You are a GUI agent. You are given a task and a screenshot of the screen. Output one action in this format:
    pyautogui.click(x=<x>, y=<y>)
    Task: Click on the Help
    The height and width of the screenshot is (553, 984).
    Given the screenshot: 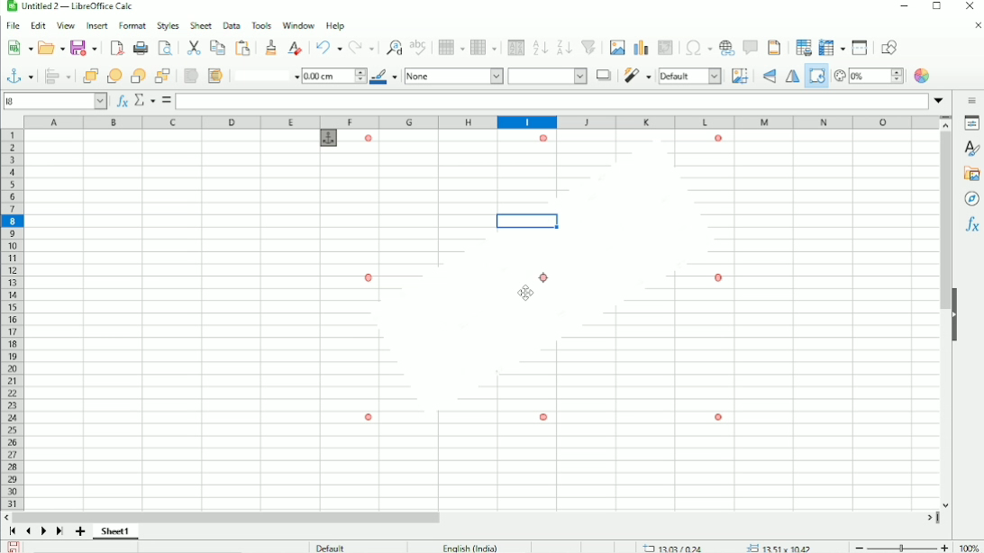 What is the action you would take?
    pyautogui.click(x=336, y=24)
    